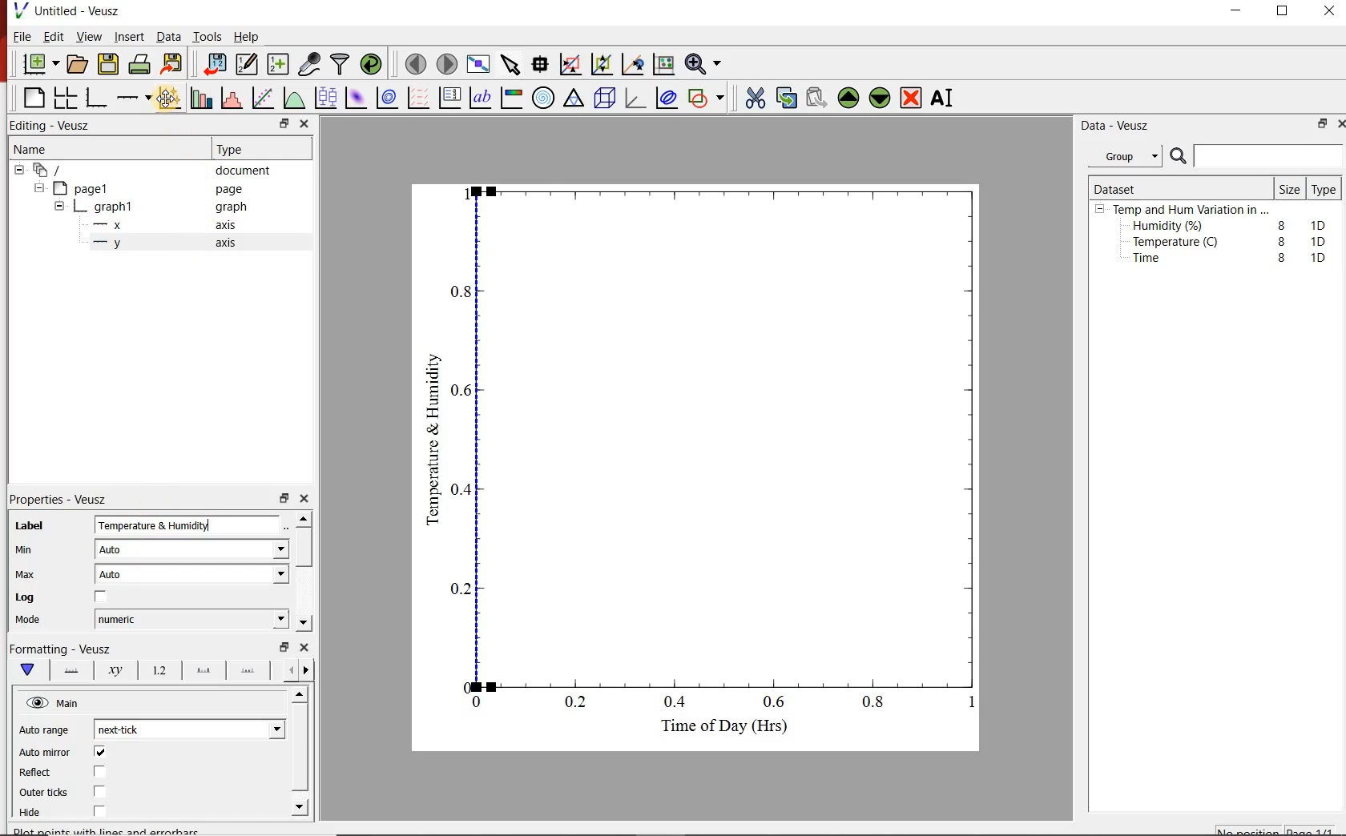 The image size is (1346, 836). What do you see at coordinates (65, 753) in the screenshot?
I see `Auto mirror` at bounding box center [65, 753].